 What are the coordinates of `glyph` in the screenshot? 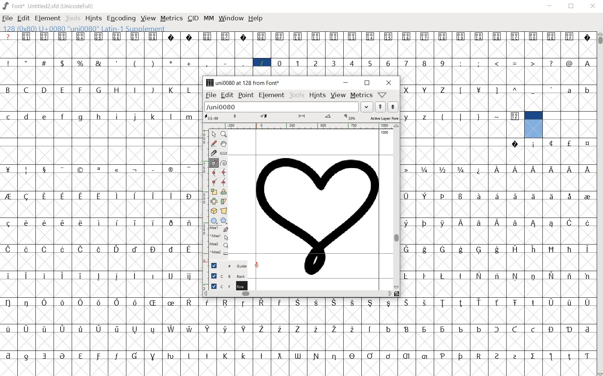 It's located at (117, 249).